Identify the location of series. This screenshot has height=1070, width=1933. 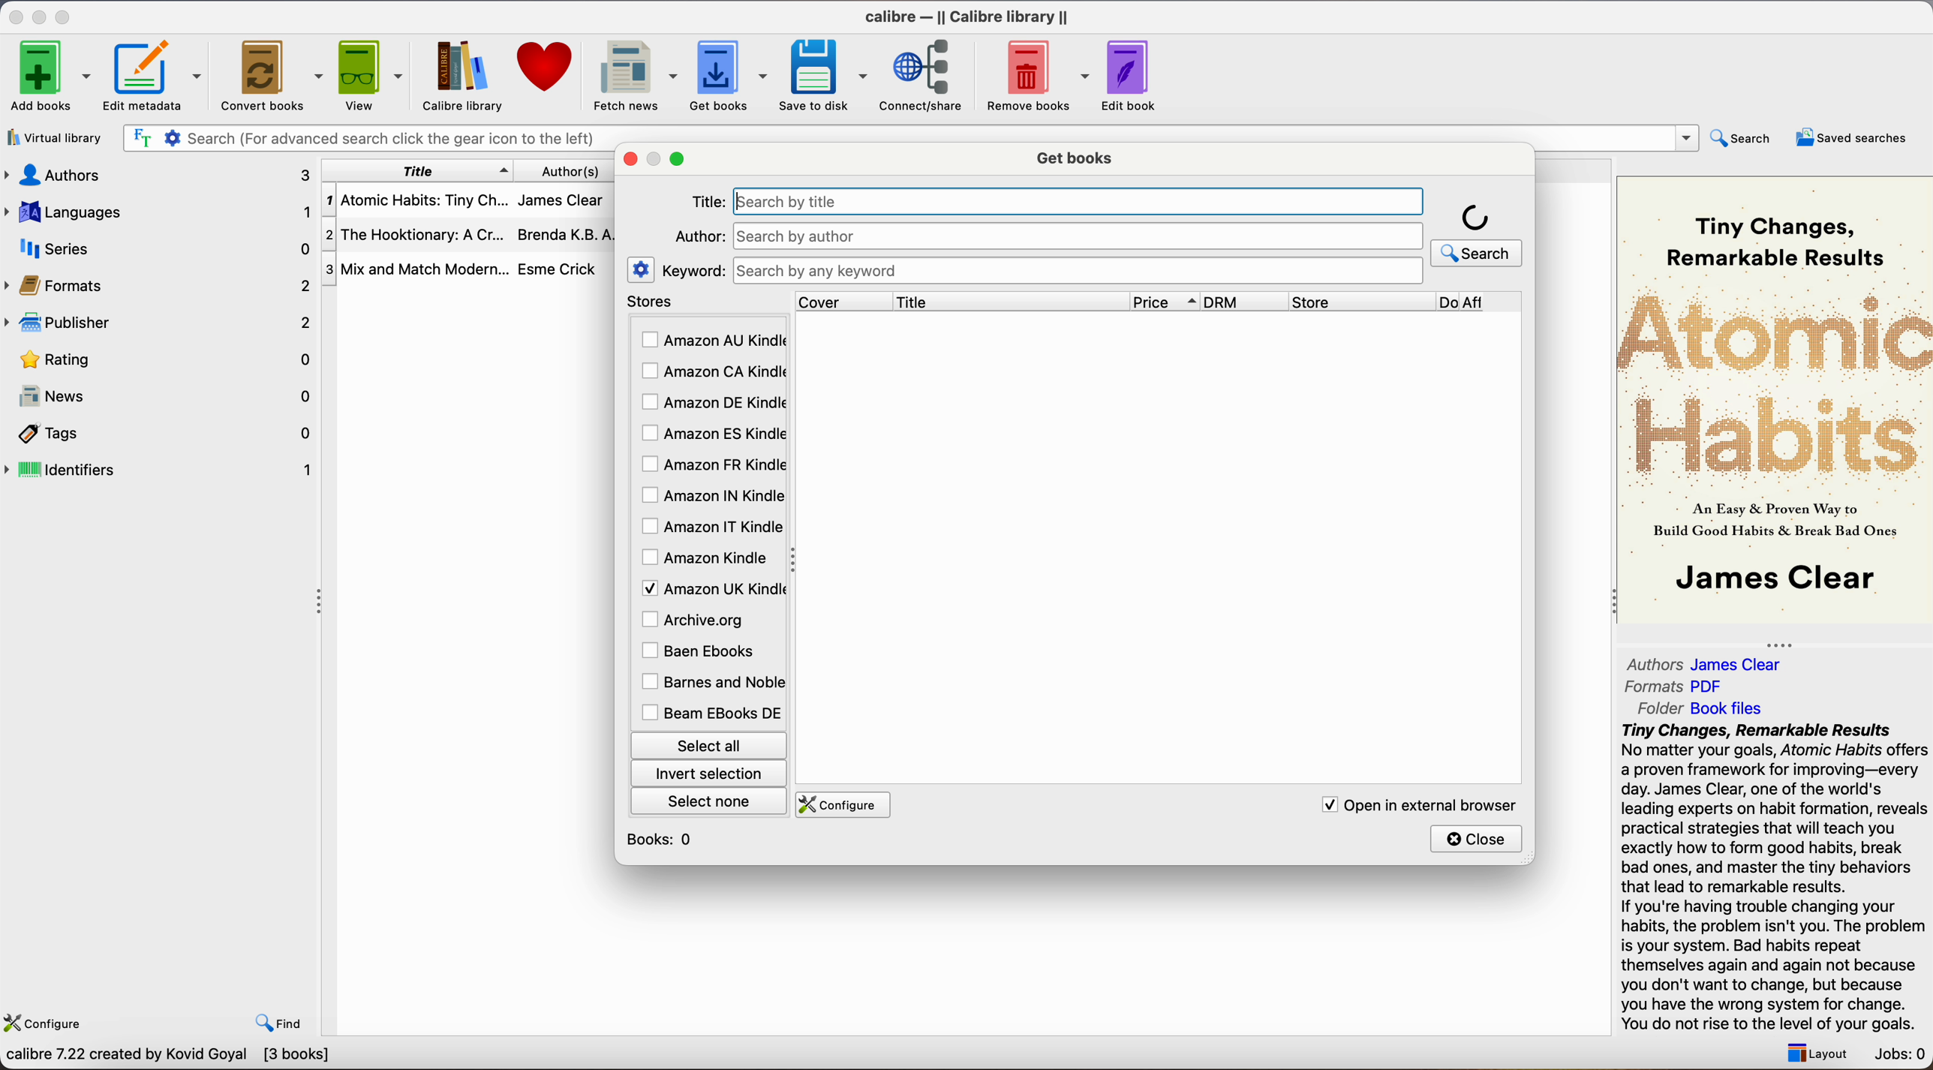
(160, 248).